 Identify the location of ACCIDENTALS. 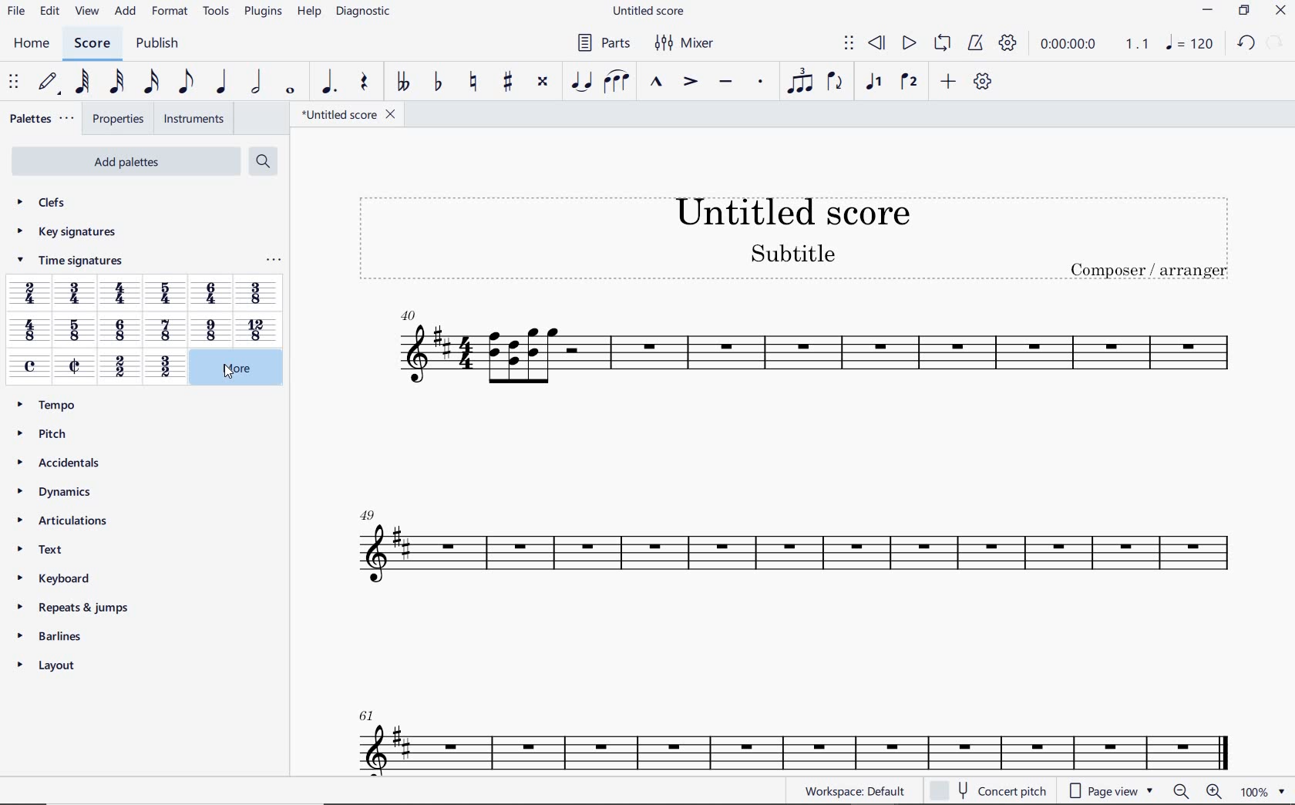
(62, 460).